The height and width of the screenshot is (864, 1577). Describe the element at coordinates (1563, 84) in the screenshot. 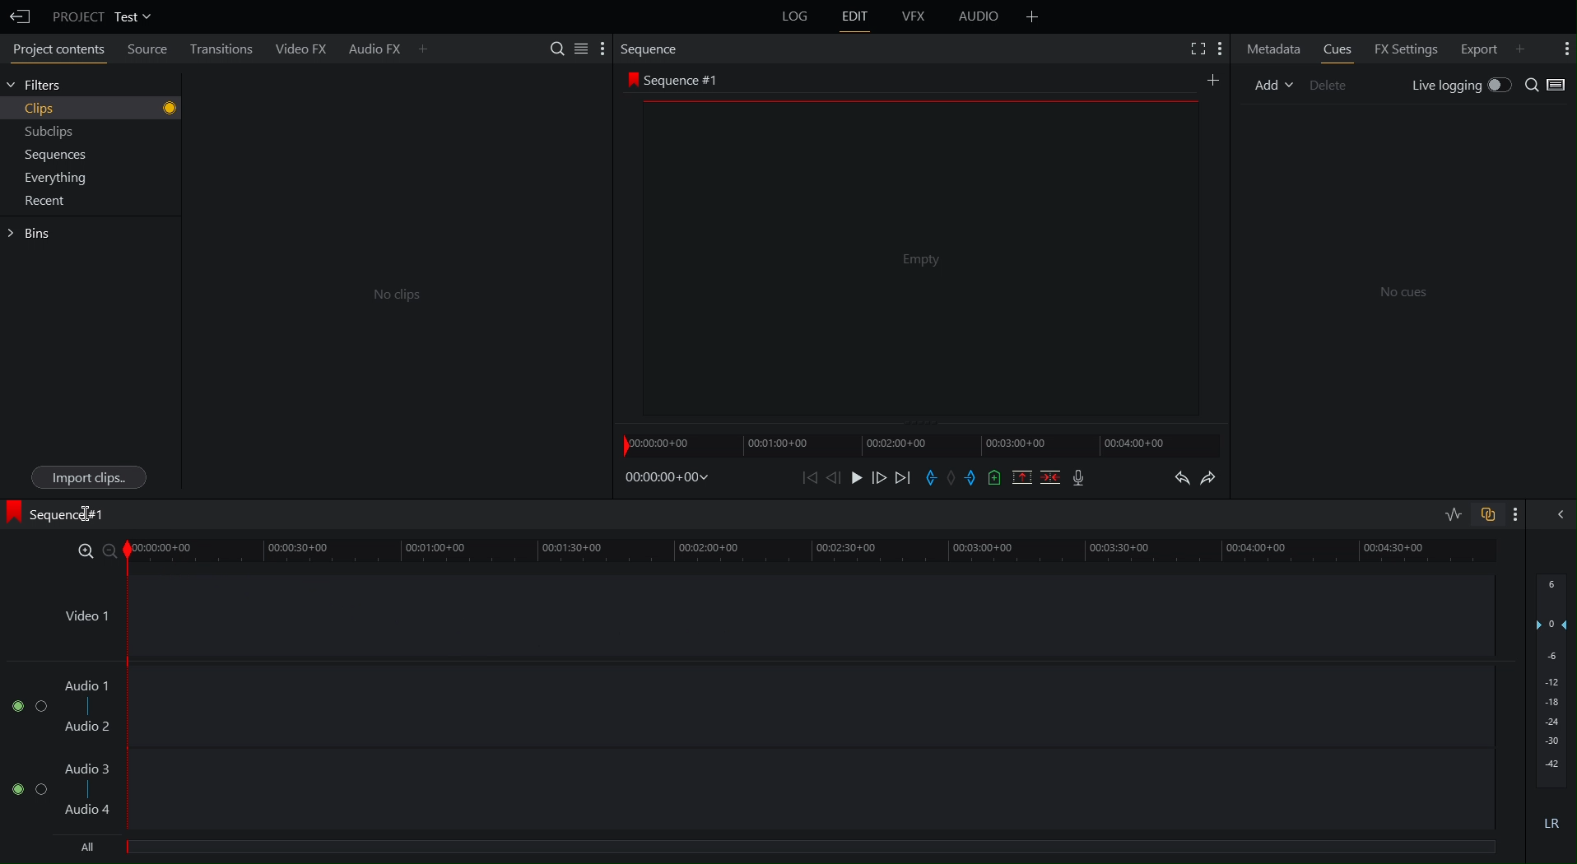

I see `Toggle View` at that location.